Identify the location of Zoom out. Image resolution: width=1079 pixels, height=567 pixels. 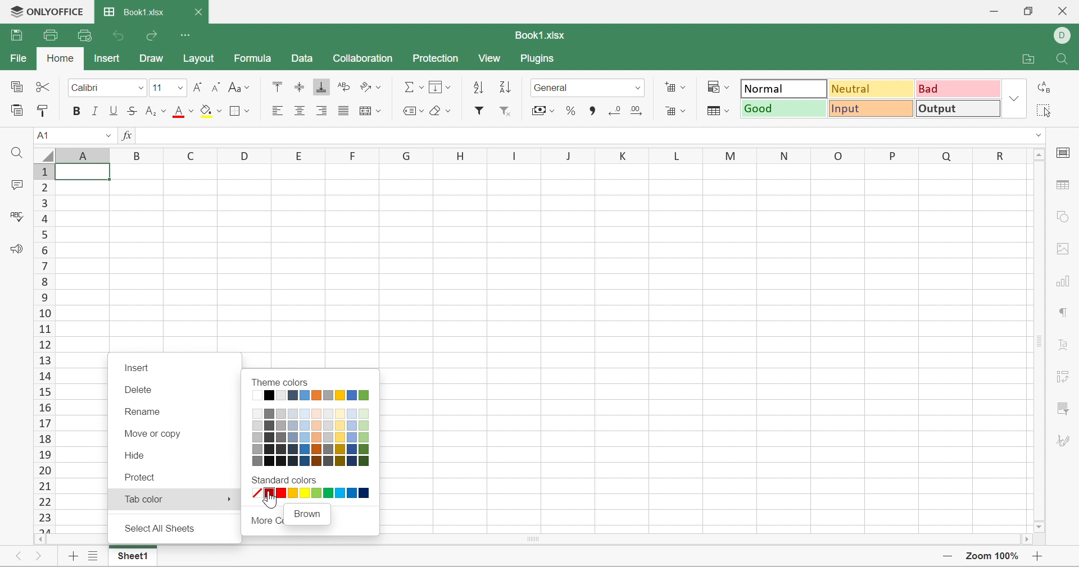
(946, 556).